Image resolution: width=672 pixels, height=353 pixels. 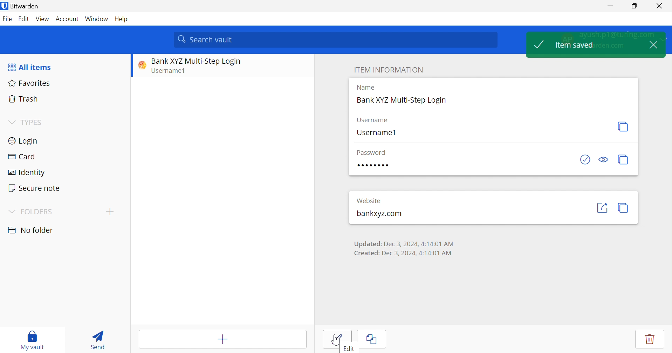 What do you see at coordinates (650, 339) in the screenshot?
I see `Delete` at bounding box center [650, 339].